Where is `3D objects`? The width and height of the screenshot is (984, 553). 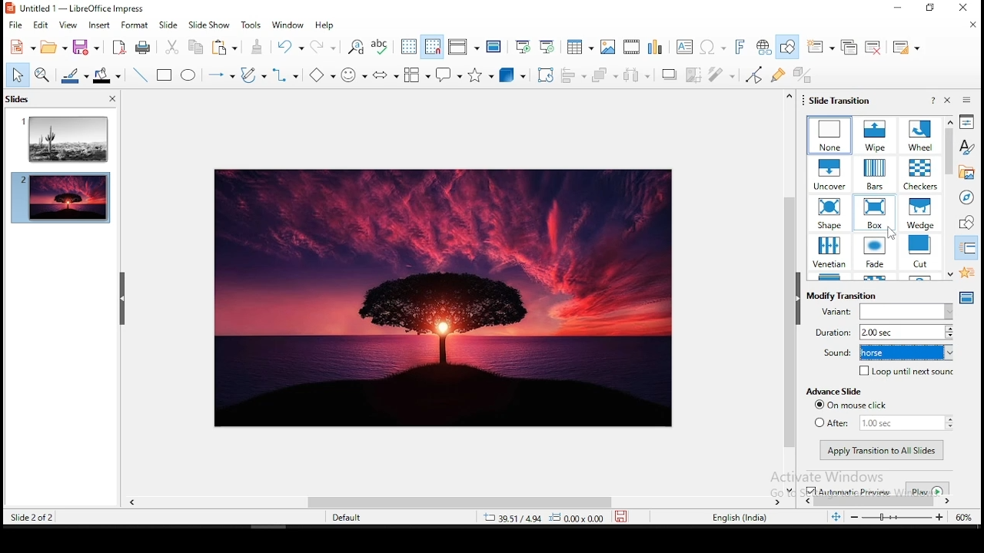 3D objects is located at coordinates (510, 76).